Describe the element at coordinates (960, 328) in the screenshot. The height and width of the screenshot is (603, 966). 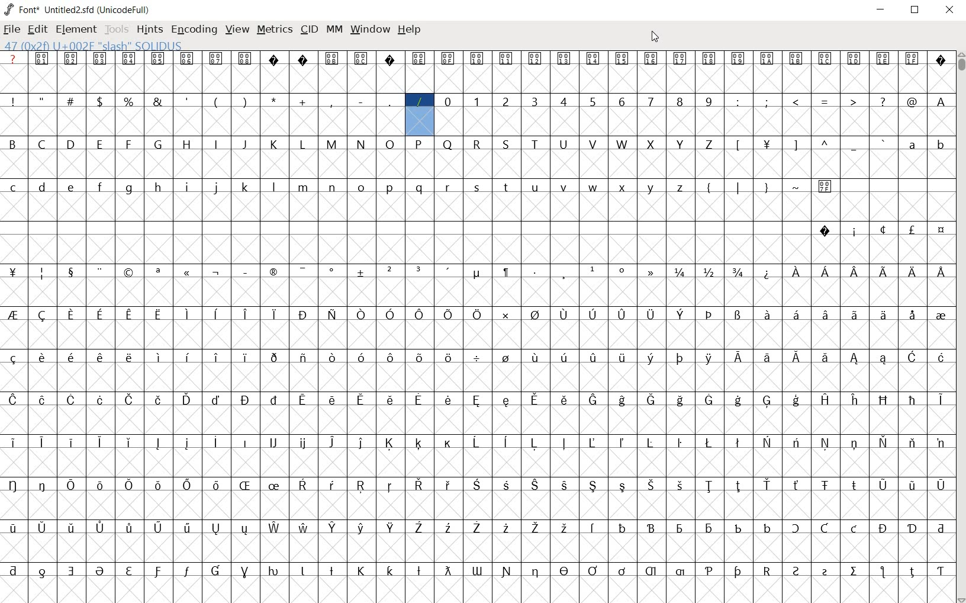
I see `SCROLLBAR` at that location.